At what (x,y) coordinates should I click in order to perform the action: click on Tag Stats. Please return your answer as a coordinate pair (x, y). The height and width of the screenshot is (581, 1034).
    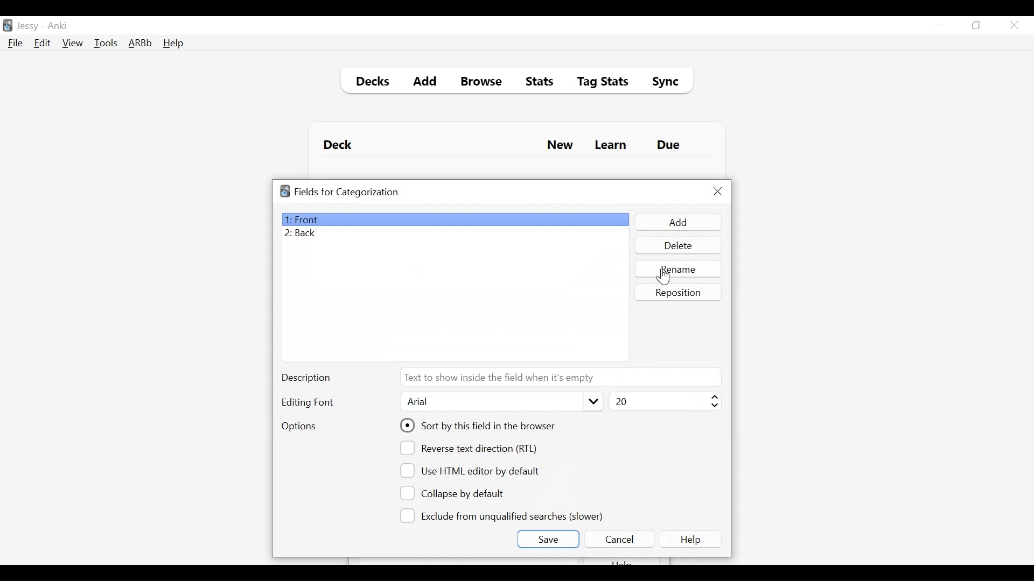
    Looking at the image, I should click on (597, 83).